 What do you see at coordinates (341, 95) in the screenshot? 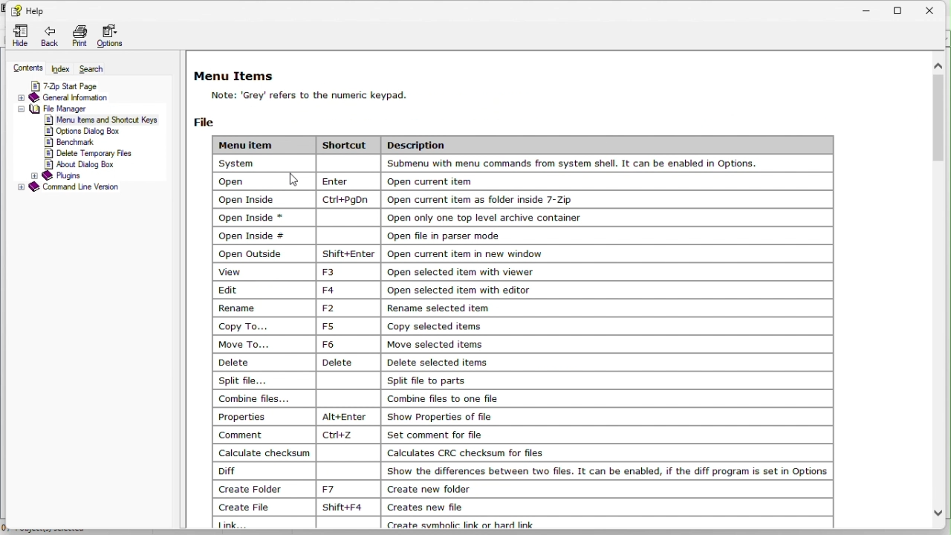
I see `‘Note: 'Grey' refers to the numeric keypad.` at bounding box center [341, 95].